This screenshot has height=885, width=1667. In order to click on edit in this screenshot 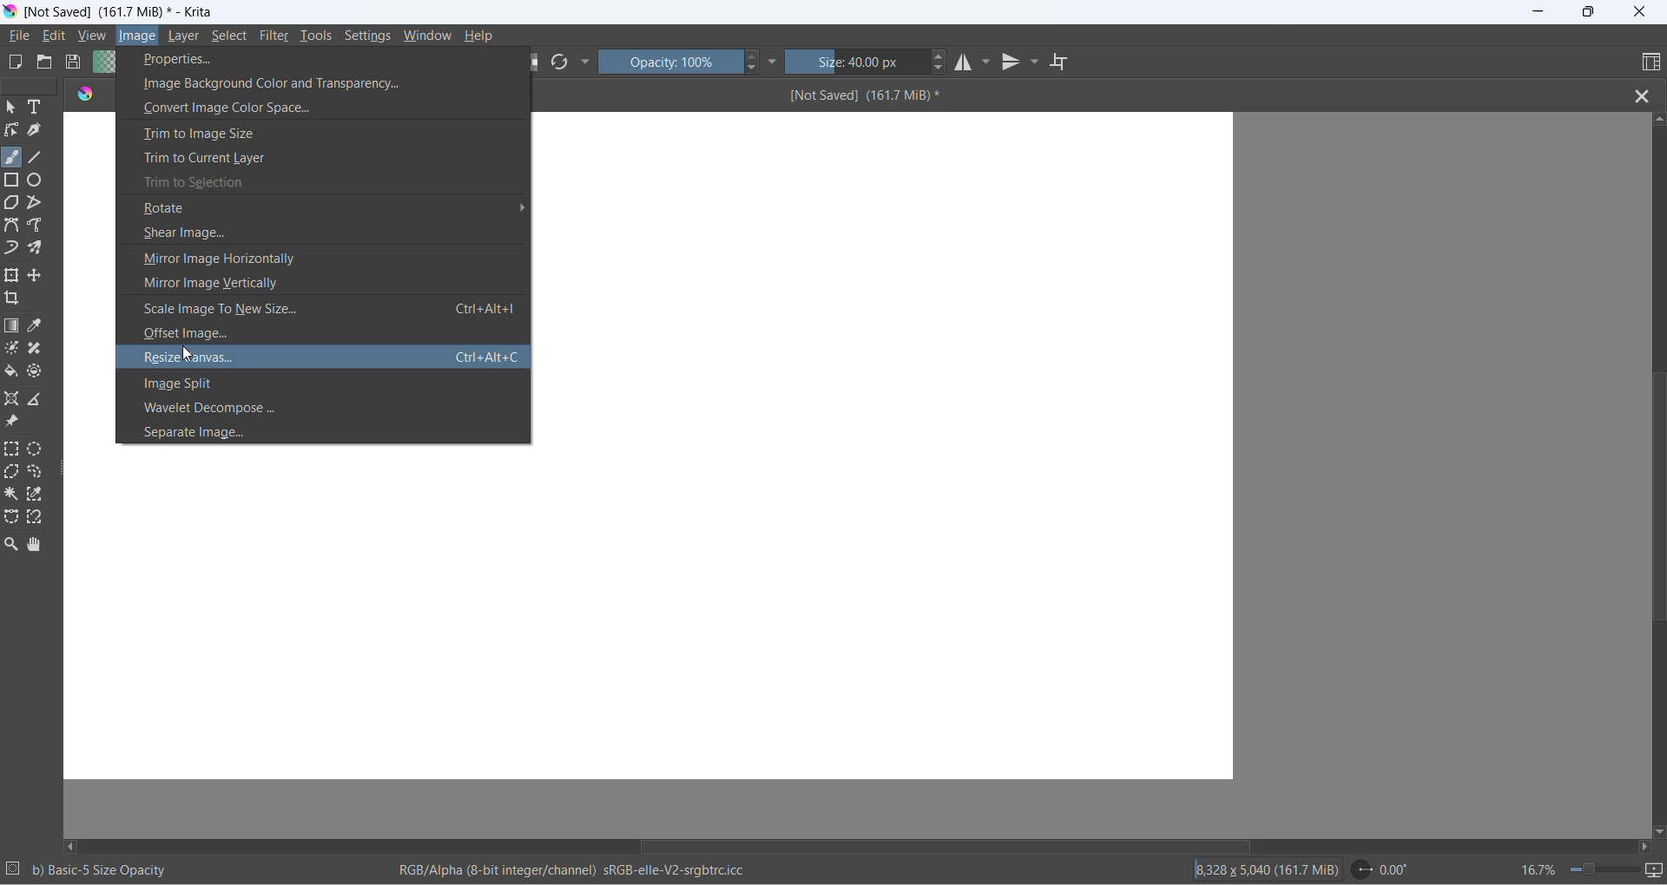, I will do `click(58, 36)`.